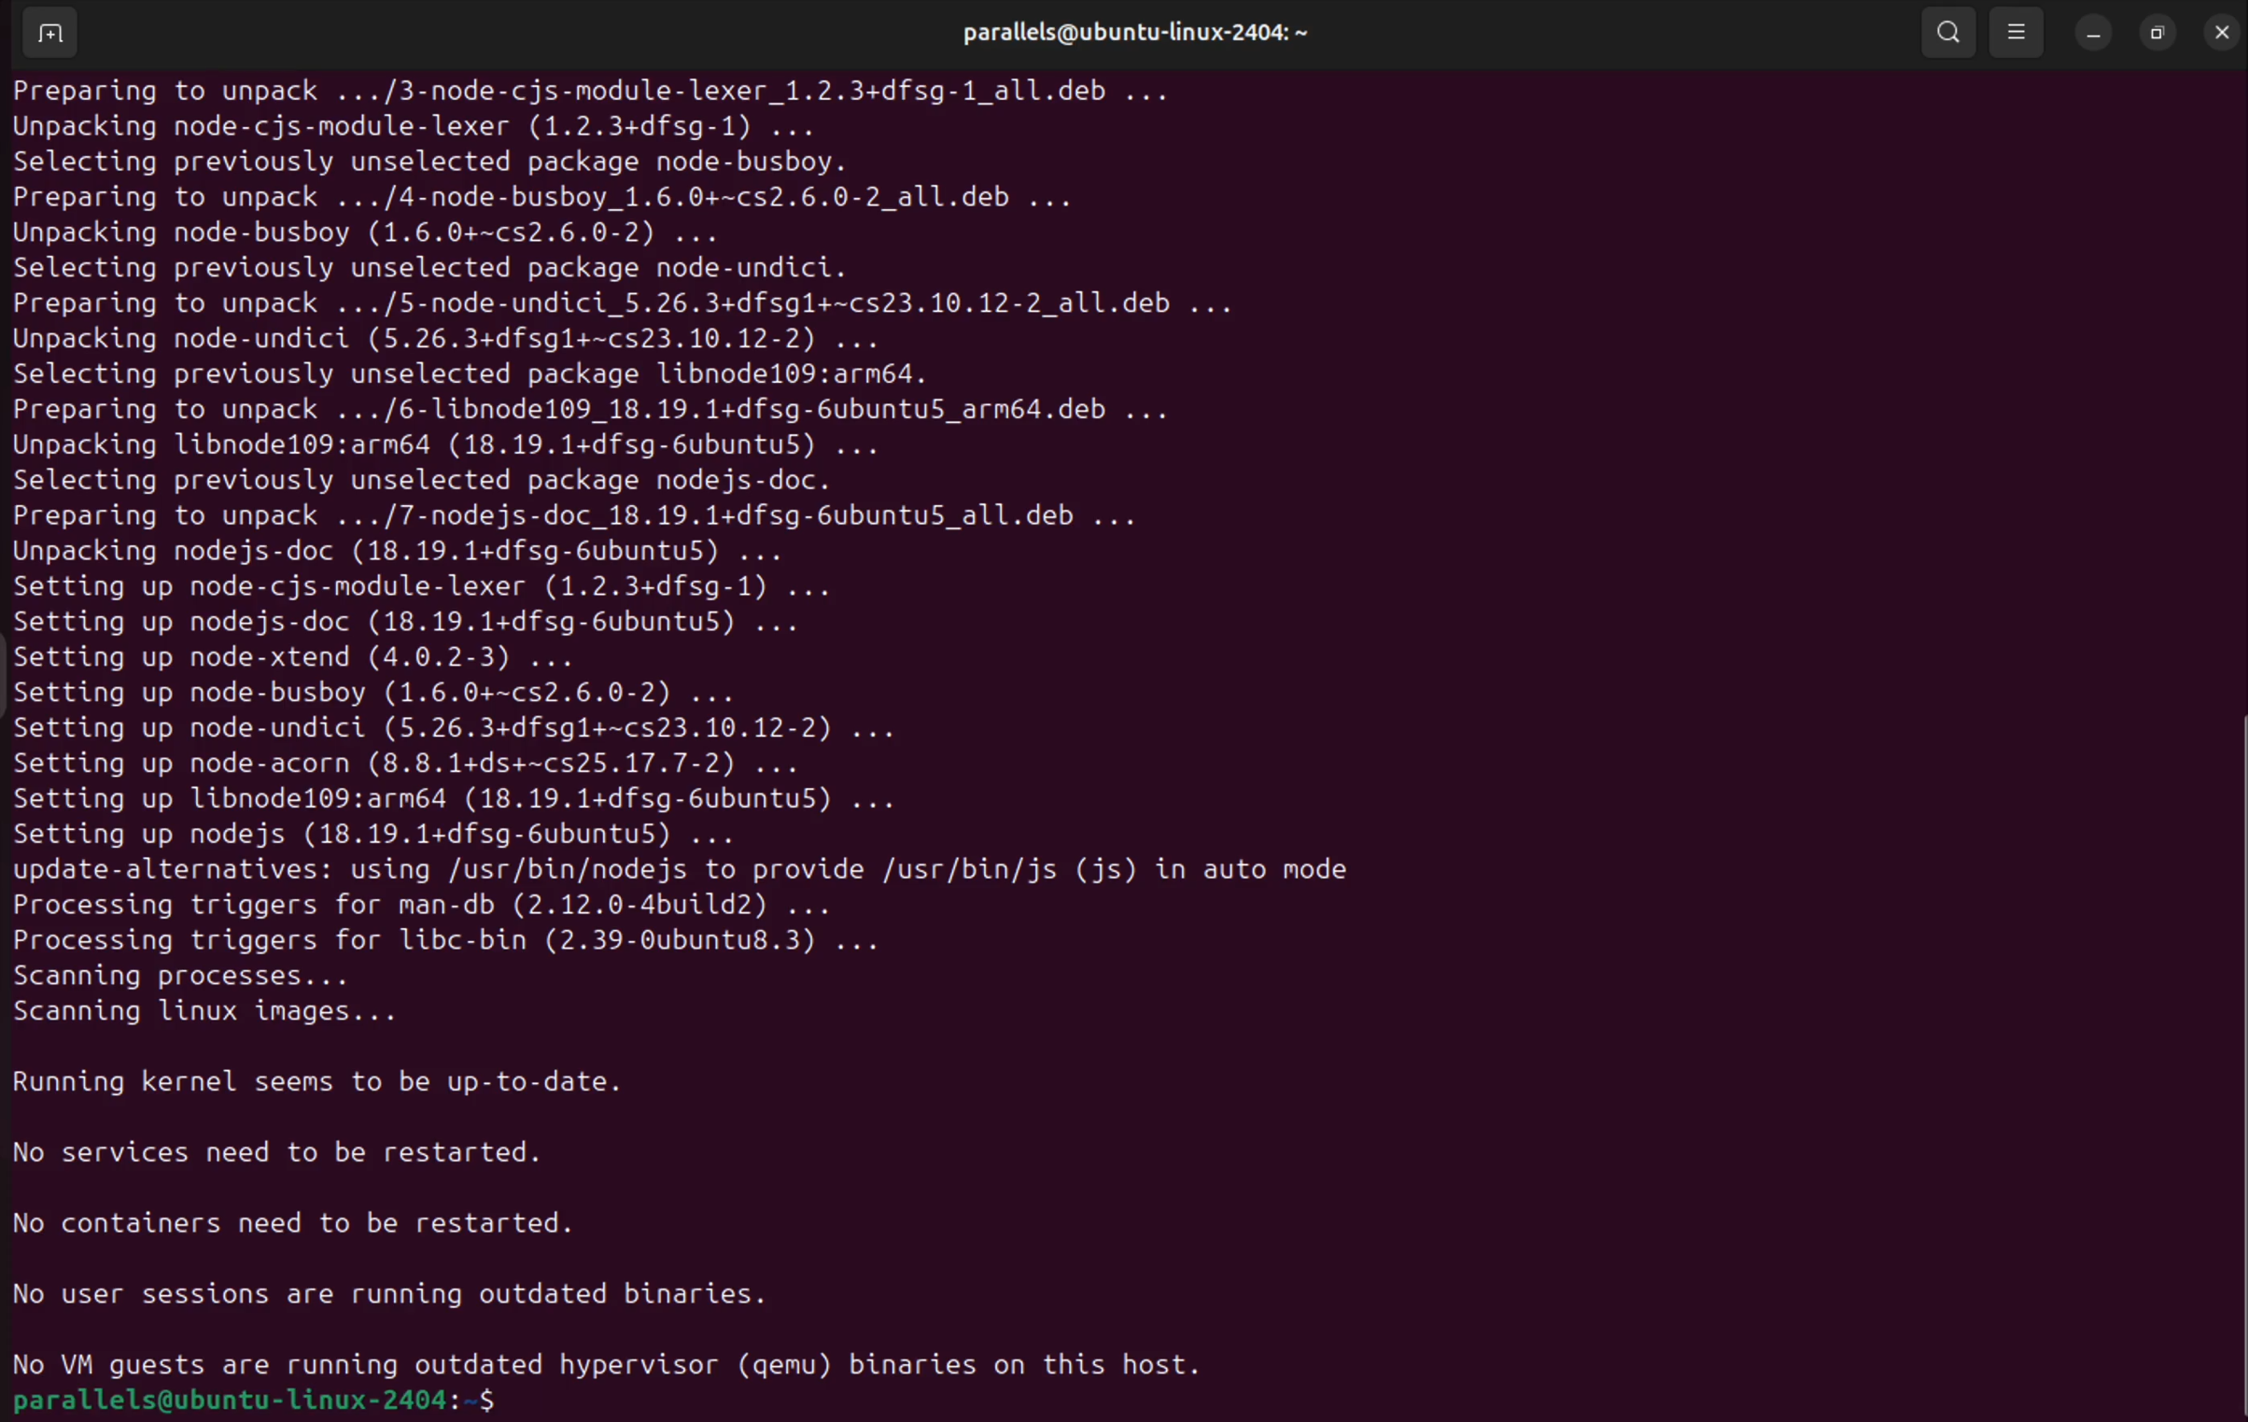  What do you see at coordinates (2217, 33) in the screenshot?
I see `close` at bounding box center [2217, 33].